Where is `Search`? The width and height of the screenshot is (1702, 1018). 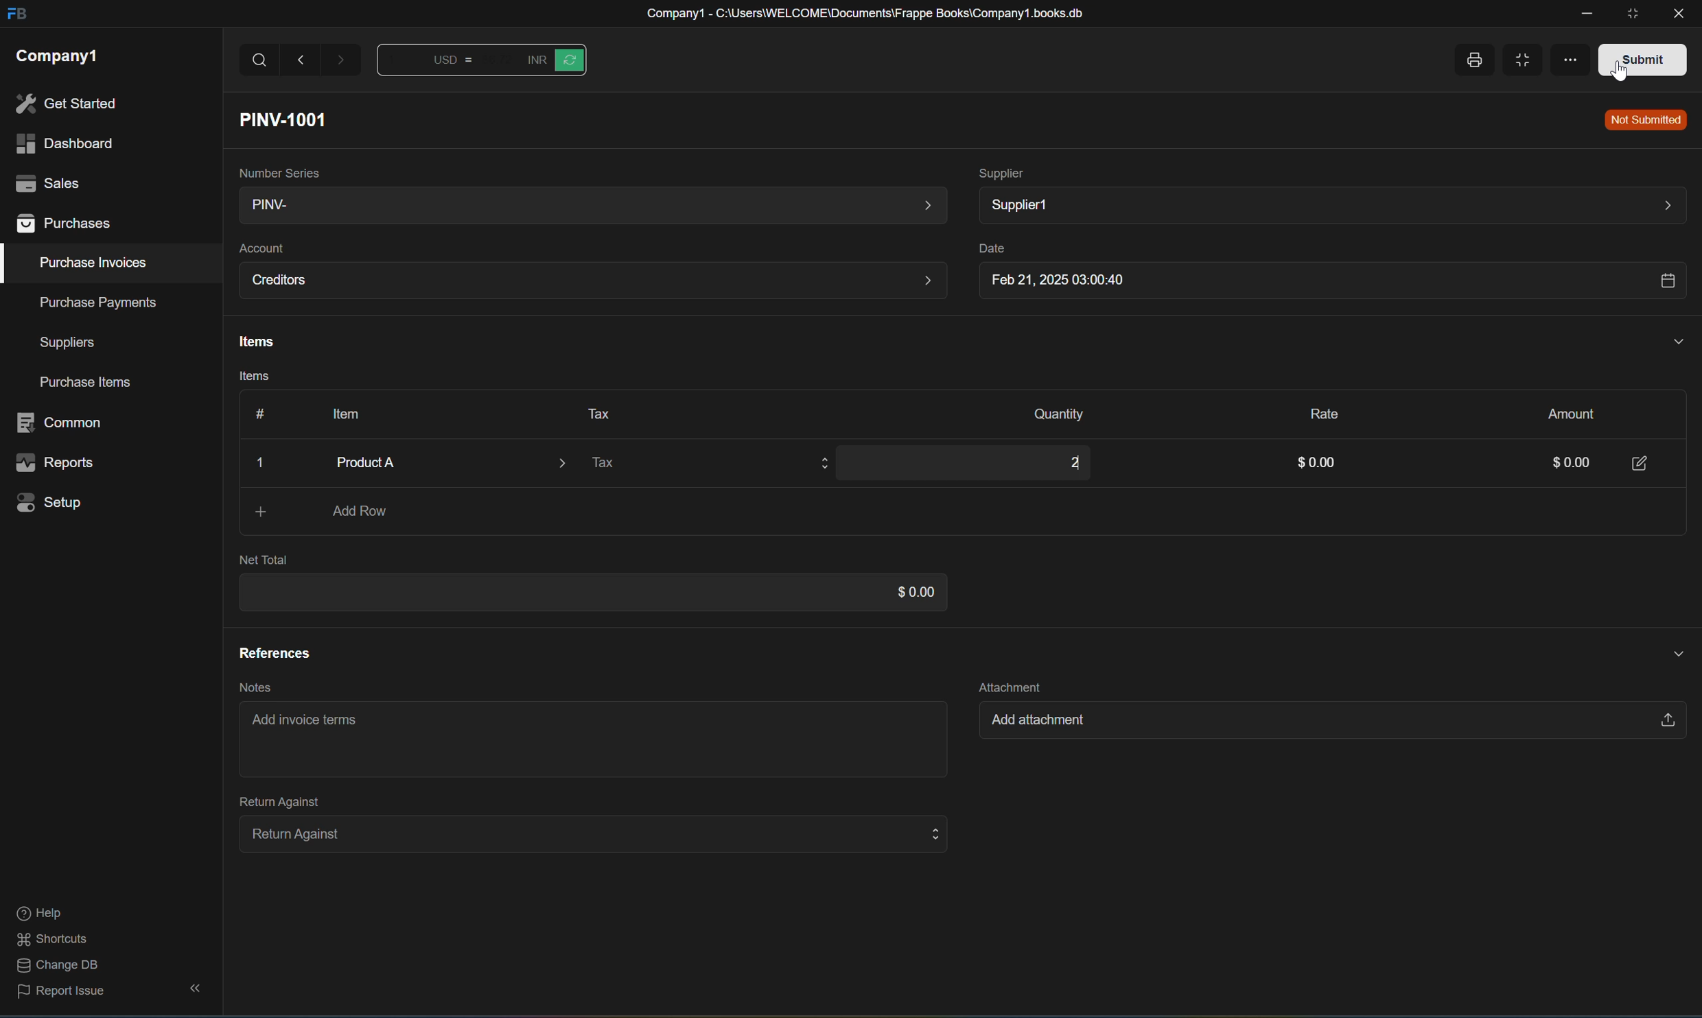
Search is located at coordinates (259, 60).